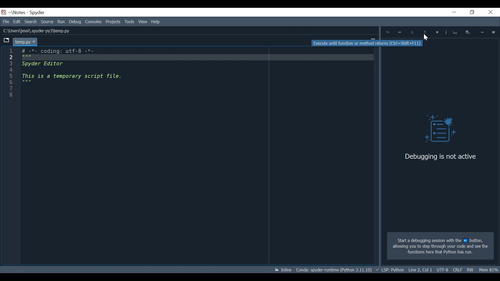 This screenshot has width=500, height=281. I want to click on Stop Debugging, so click(436, 33).